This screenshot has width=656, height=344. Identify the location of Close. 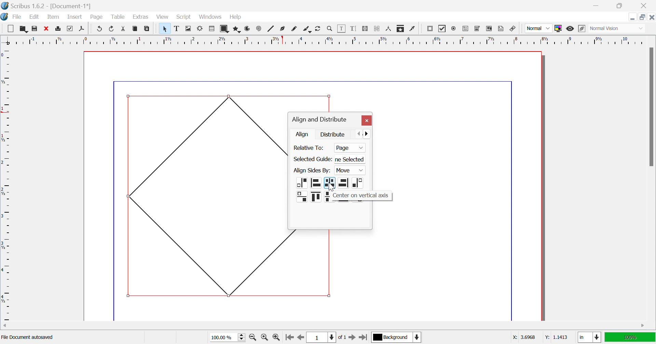
(366, 121).